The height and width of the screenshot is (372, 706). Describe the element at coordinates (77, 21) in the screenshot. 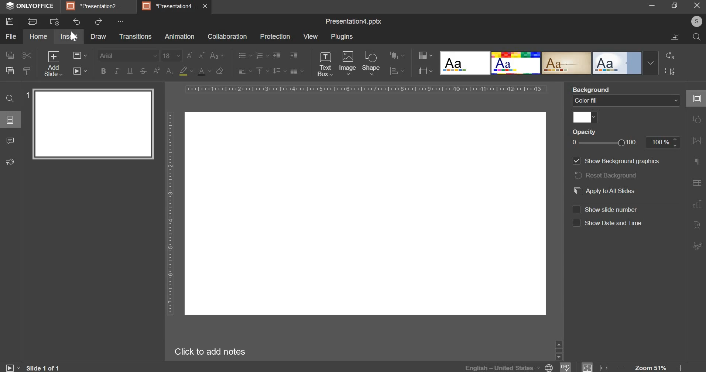

I see `undo` at that location.